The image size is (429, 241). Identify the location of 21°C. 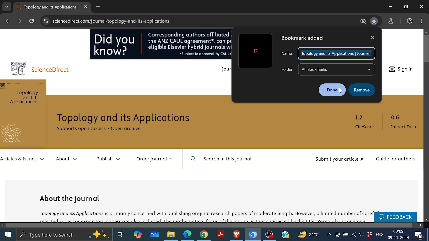
(310, 234).